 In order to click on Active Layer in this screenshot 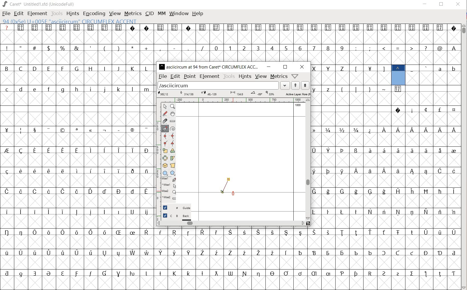, I will do `click(233, 94)`.